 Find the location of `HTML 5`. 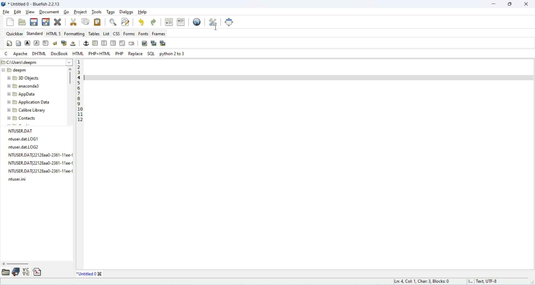

HTML 5 is located at coordinates (54, 33).